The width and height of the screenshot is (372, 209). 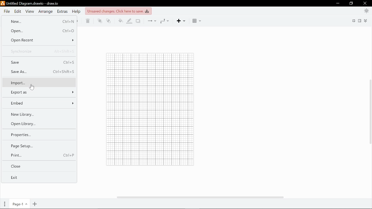 What do you see at coordinates (39, 72) in the screenshot?
I see `Save As` at bounding box center [39, 72].